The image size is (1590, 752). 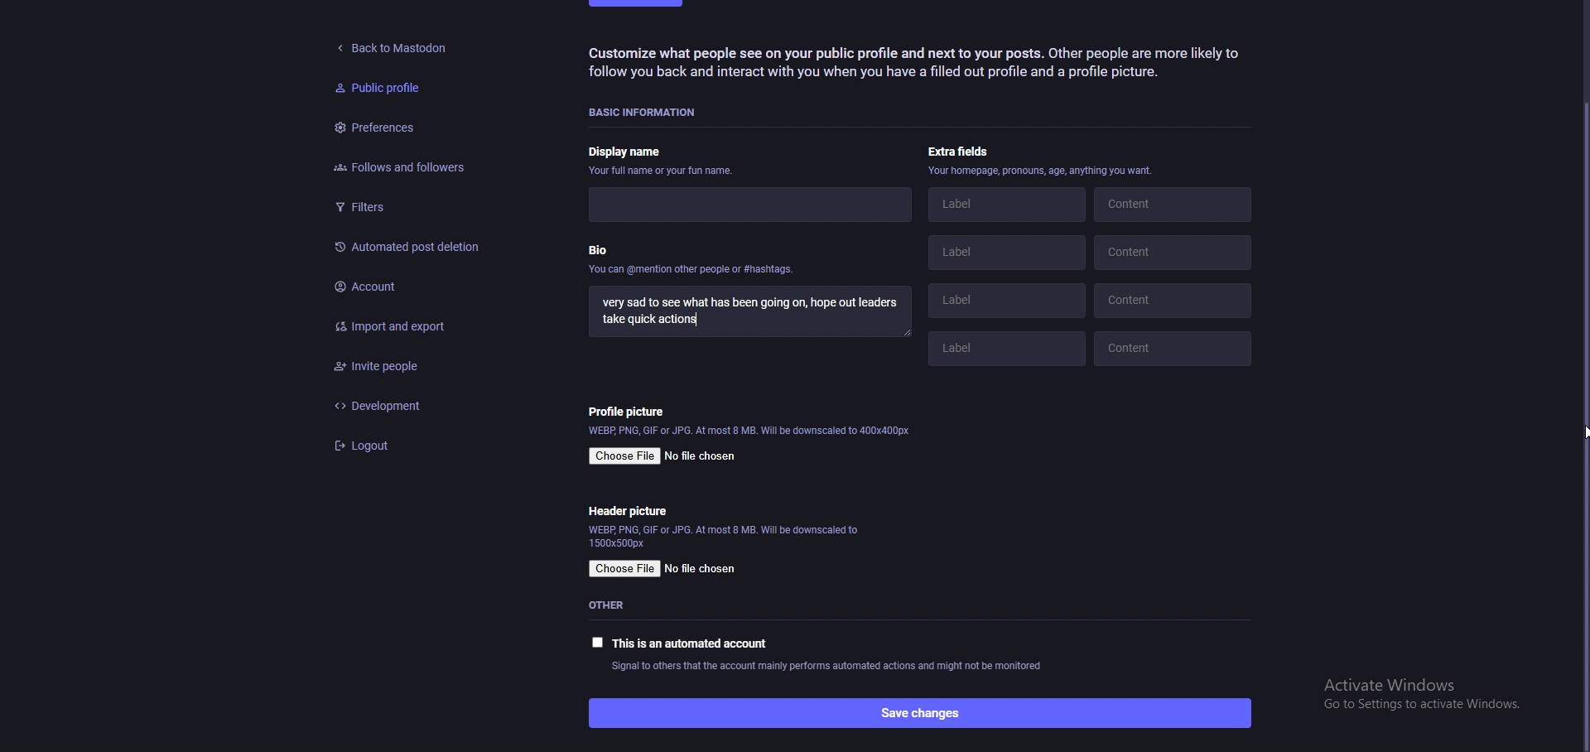 I want to click on your full name or fun name, so click(x=666, y=171).